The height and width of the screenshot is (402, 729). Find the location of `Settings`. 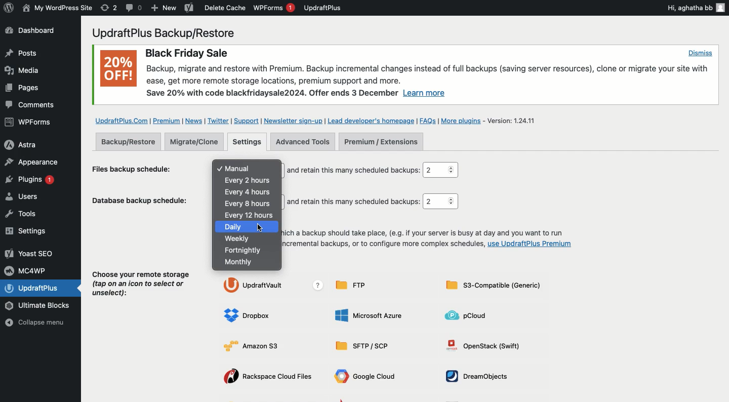

Settings is located at coordinates (29, 231).